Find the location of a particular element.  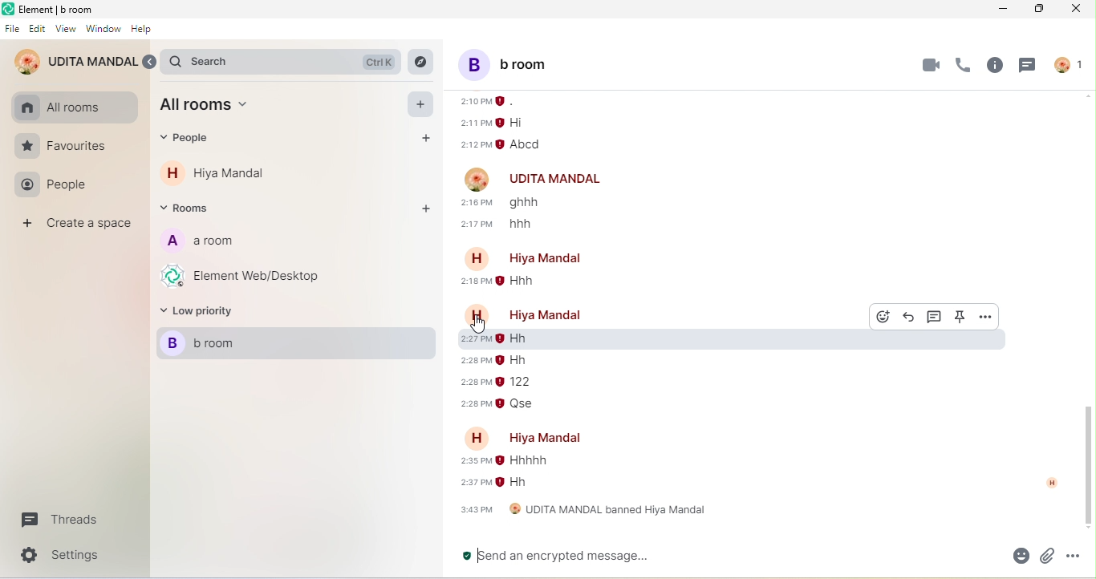

explore is located at coordinates (421, 63).